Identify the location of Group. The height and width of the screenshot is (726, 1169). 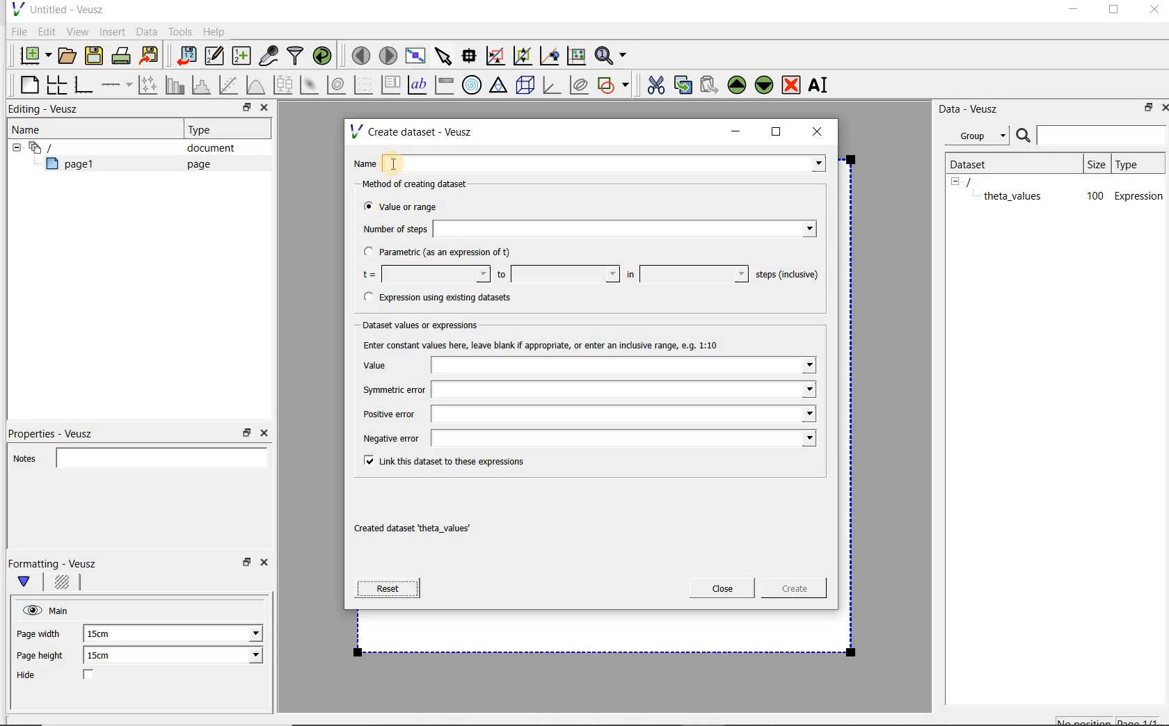
(981, 138).